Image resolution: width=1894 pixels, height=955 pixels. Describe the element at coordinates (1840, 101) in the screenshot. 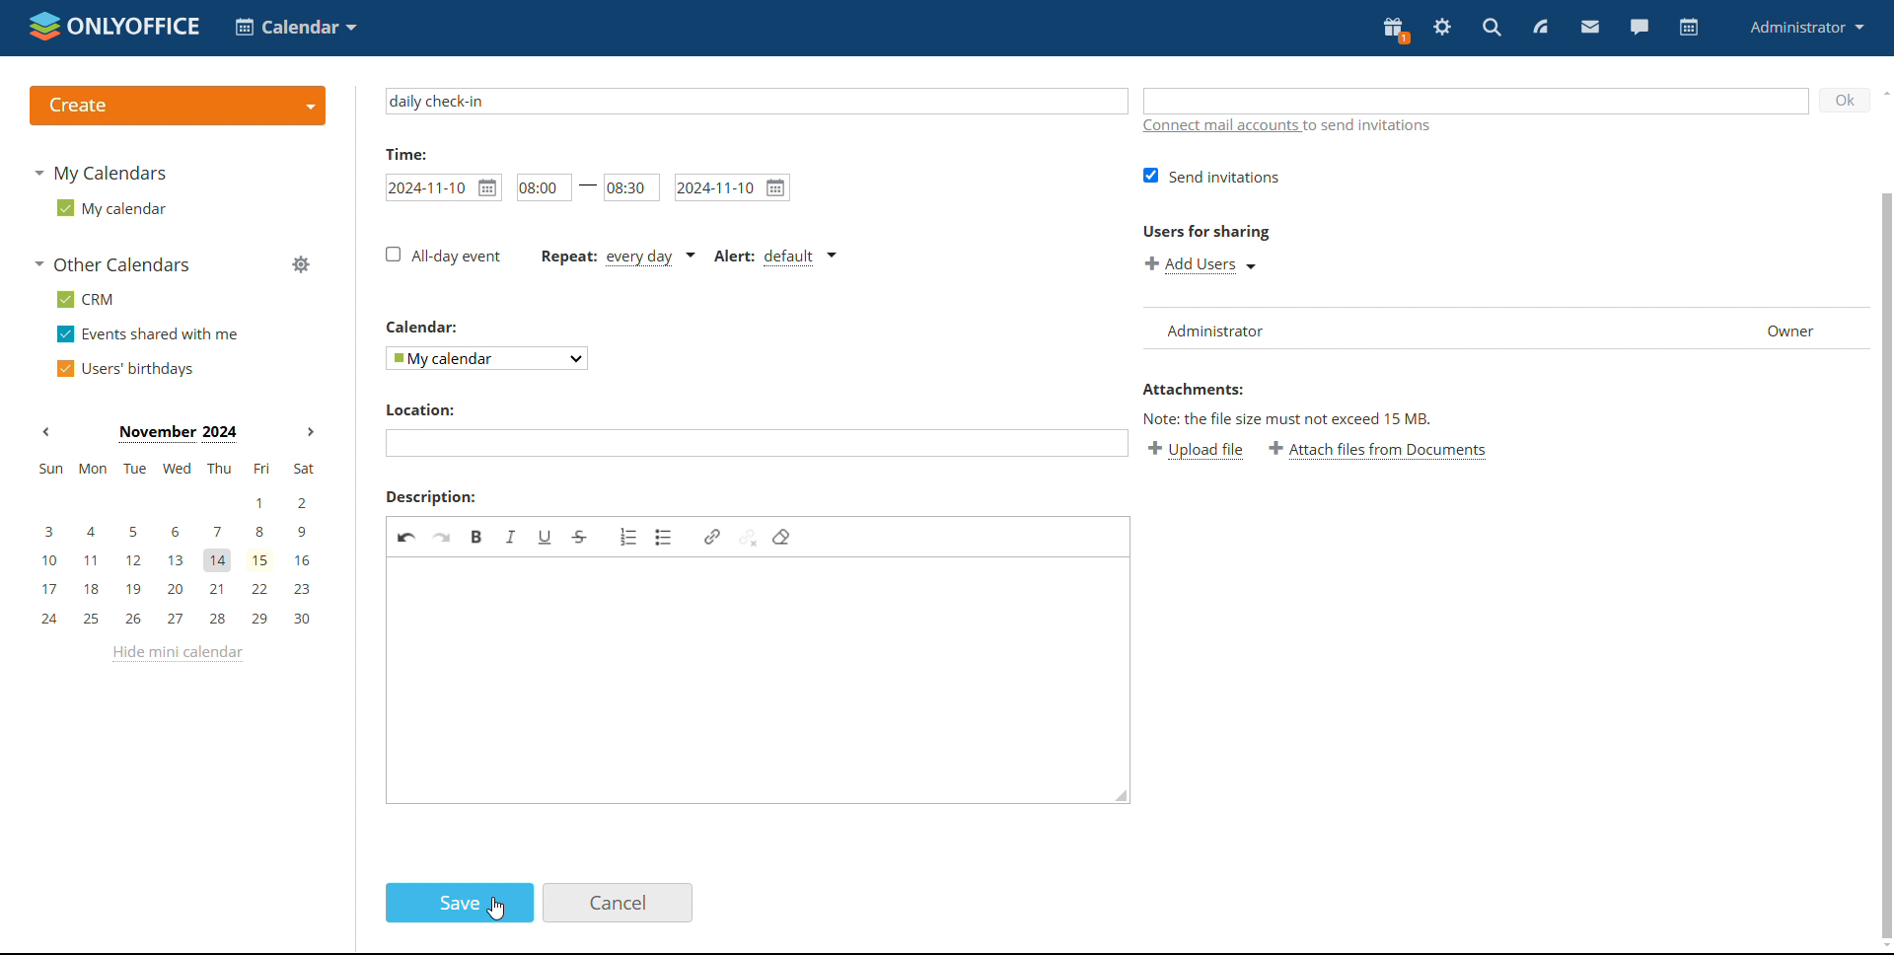

I see `ok` at that location.